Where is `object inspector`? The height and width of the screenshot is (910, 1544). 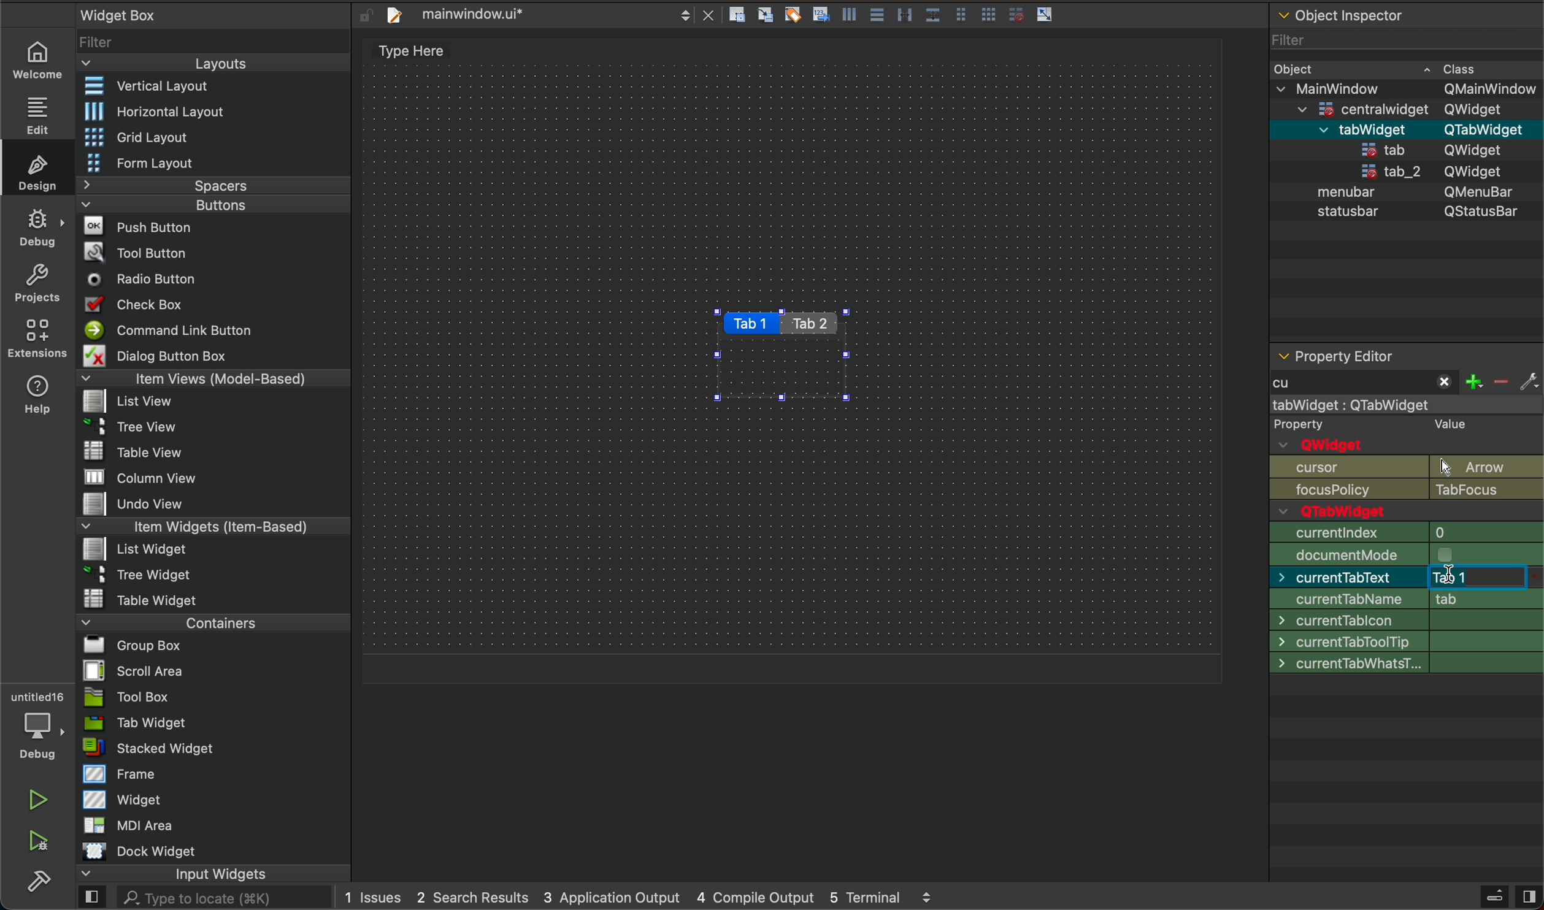 object inspector is located at coordinates (1407, 18).